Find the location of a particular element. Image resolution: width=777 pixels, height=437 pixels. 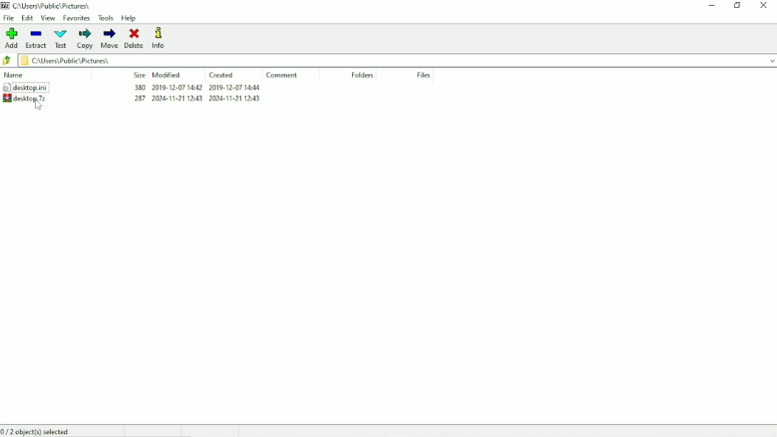

Created is located at coordinates (221, 75).